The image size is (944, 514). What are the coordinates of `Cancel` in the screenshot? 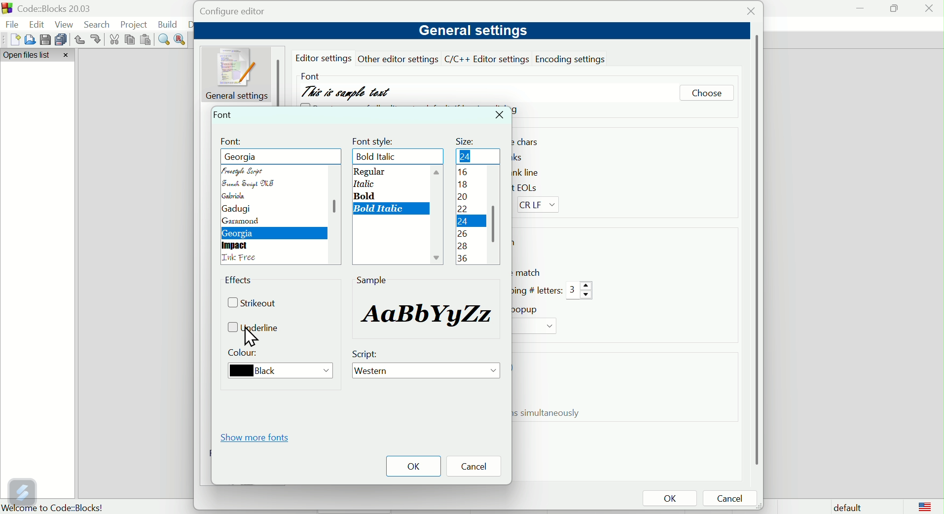 It's located at (733, 499).